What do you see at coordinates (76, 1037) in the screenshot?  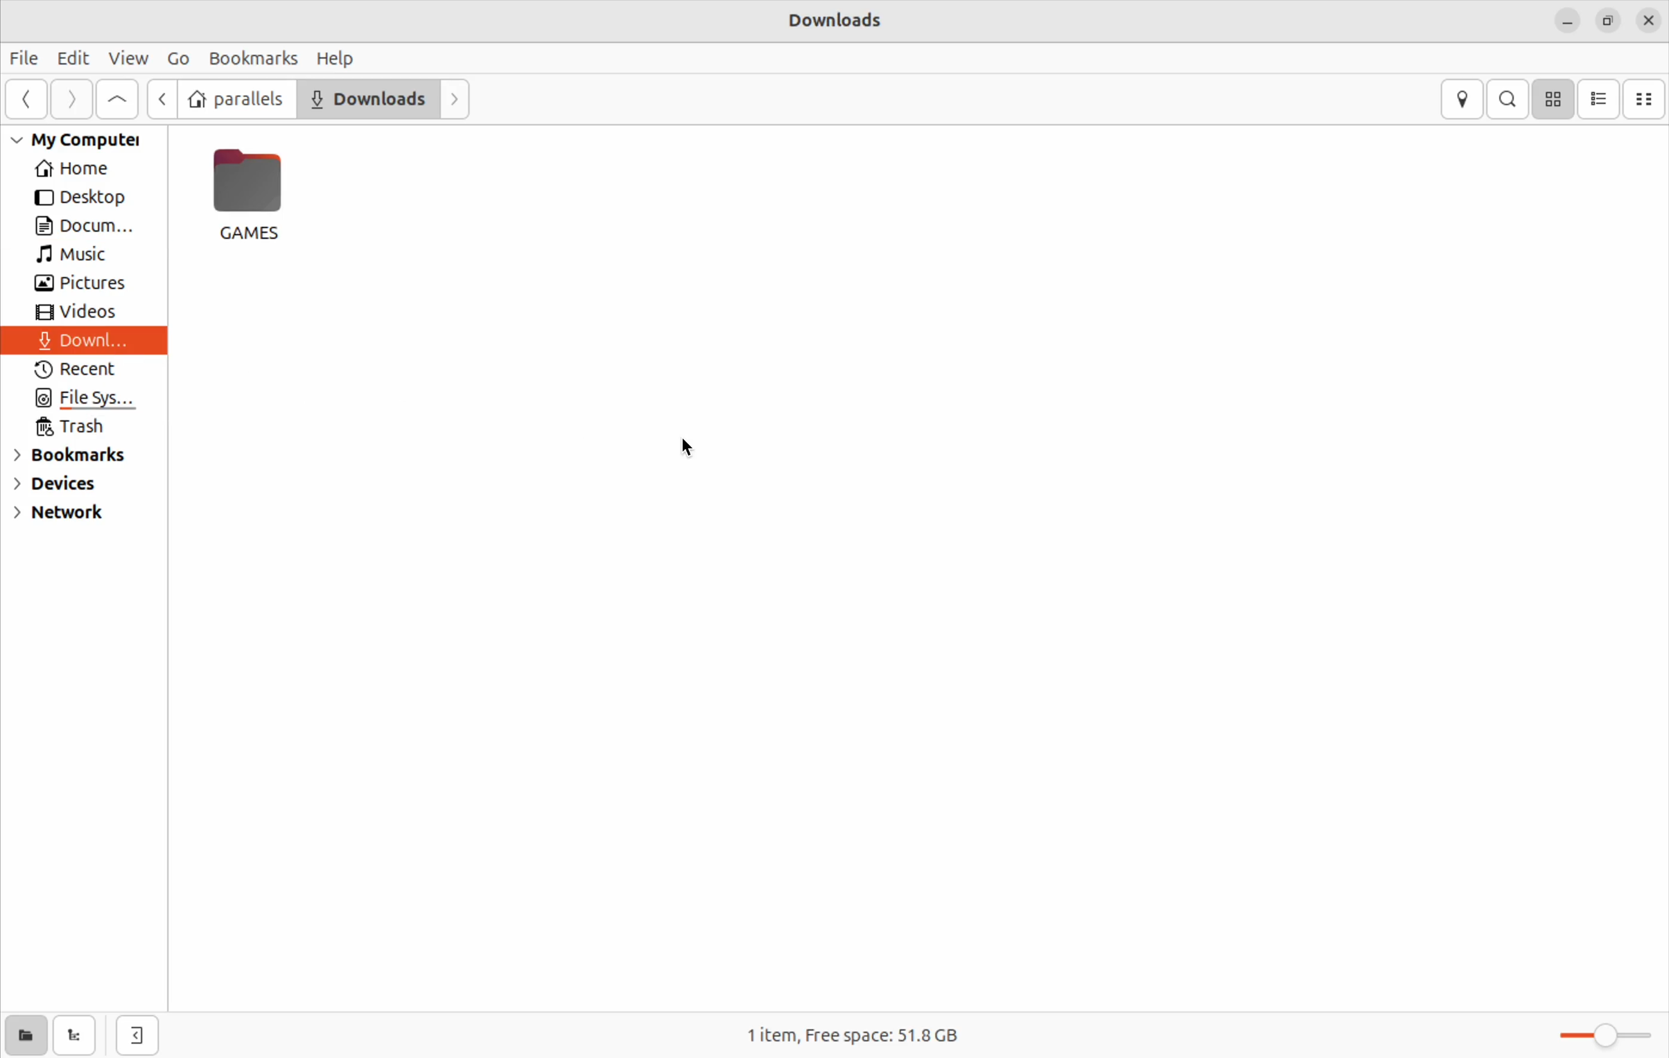 I see `show tree view` at bounding box center [76, 1037].